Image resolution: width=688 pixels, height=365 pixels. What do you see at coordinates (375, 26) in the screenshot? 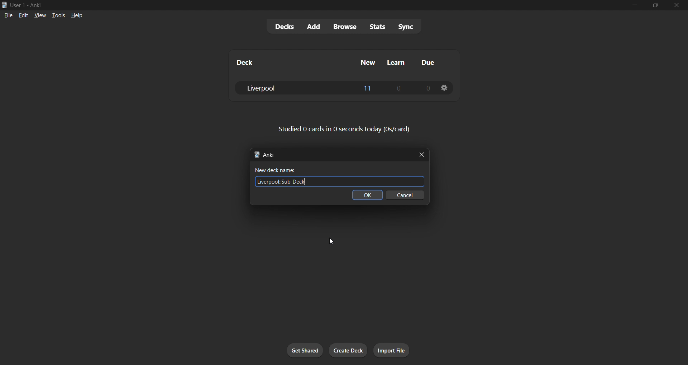
I see `stats` at bounding box center [375, 26].